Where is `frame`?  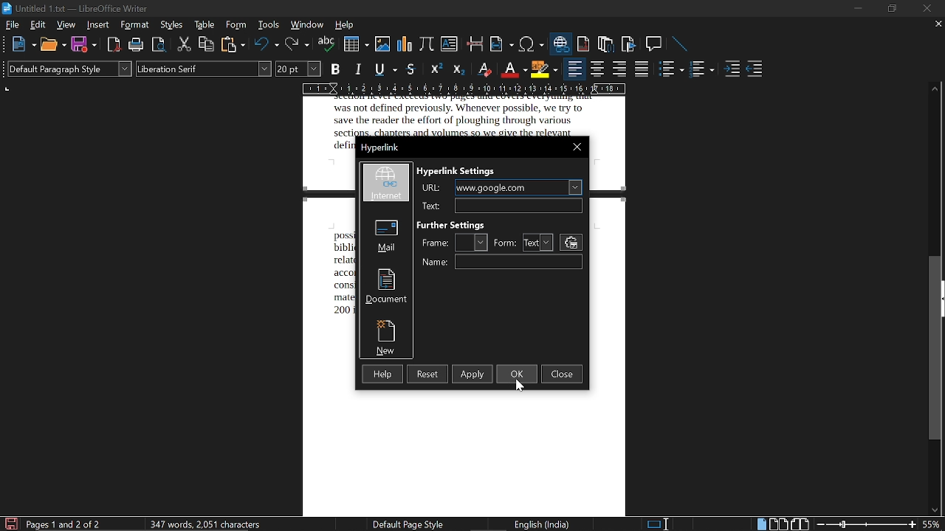 frame is located at coordinates (436, 244).